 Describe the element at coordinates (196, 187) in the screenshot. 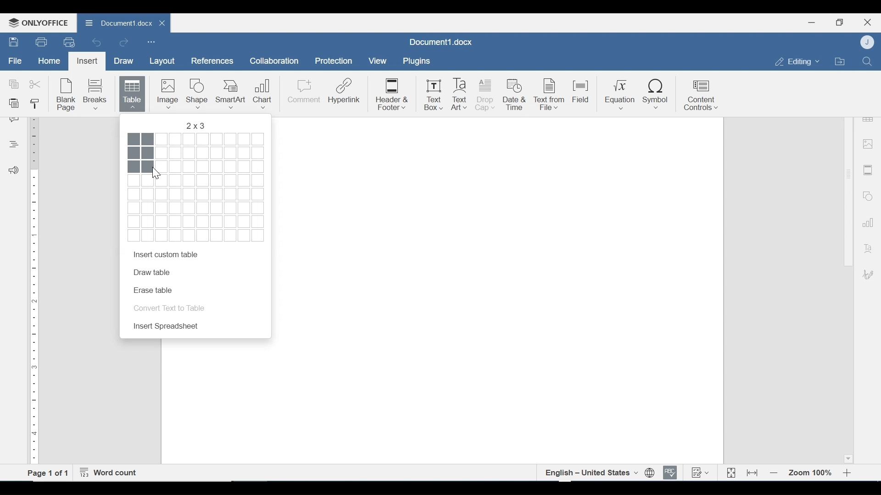

I see `Squares` at that location.